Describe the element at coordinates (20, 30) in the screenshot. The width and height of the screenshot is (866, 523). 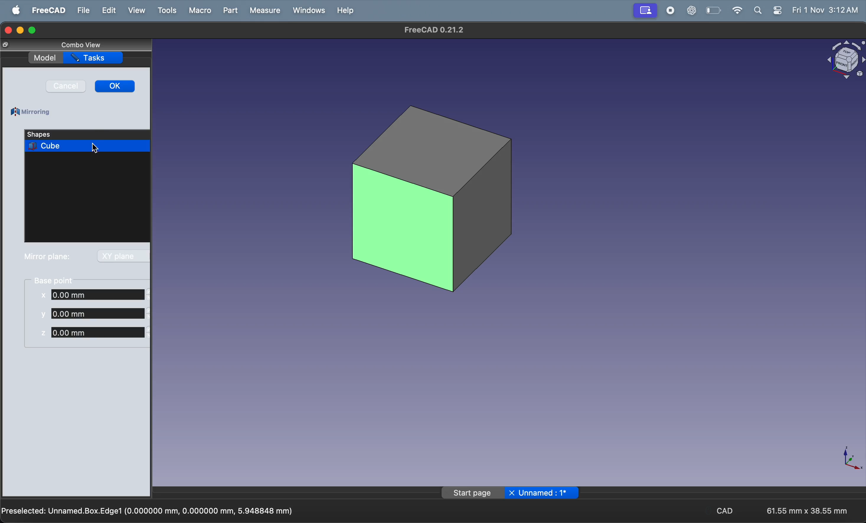
I see `minimize` at that location.